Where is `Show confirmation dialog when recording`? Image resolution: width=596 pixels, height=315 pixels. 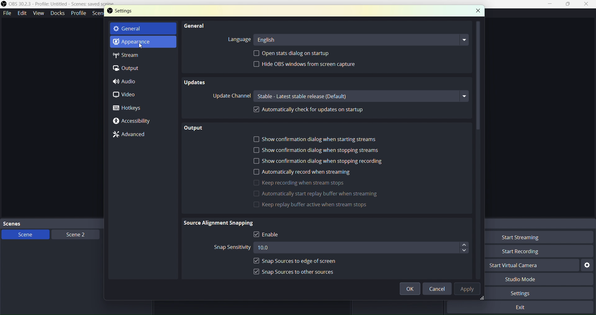 Show confirmation dialog when recording is located at coordinates (310, 161).